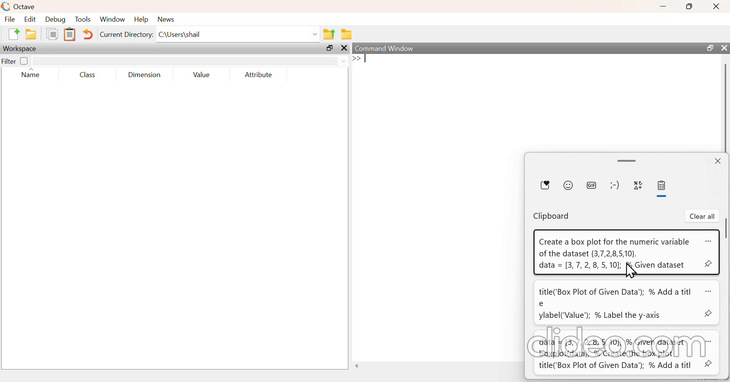 The image size is (730, 382). Describe the element at coordinates (258, 74) in the screenshot. I see `attribute` at that location.